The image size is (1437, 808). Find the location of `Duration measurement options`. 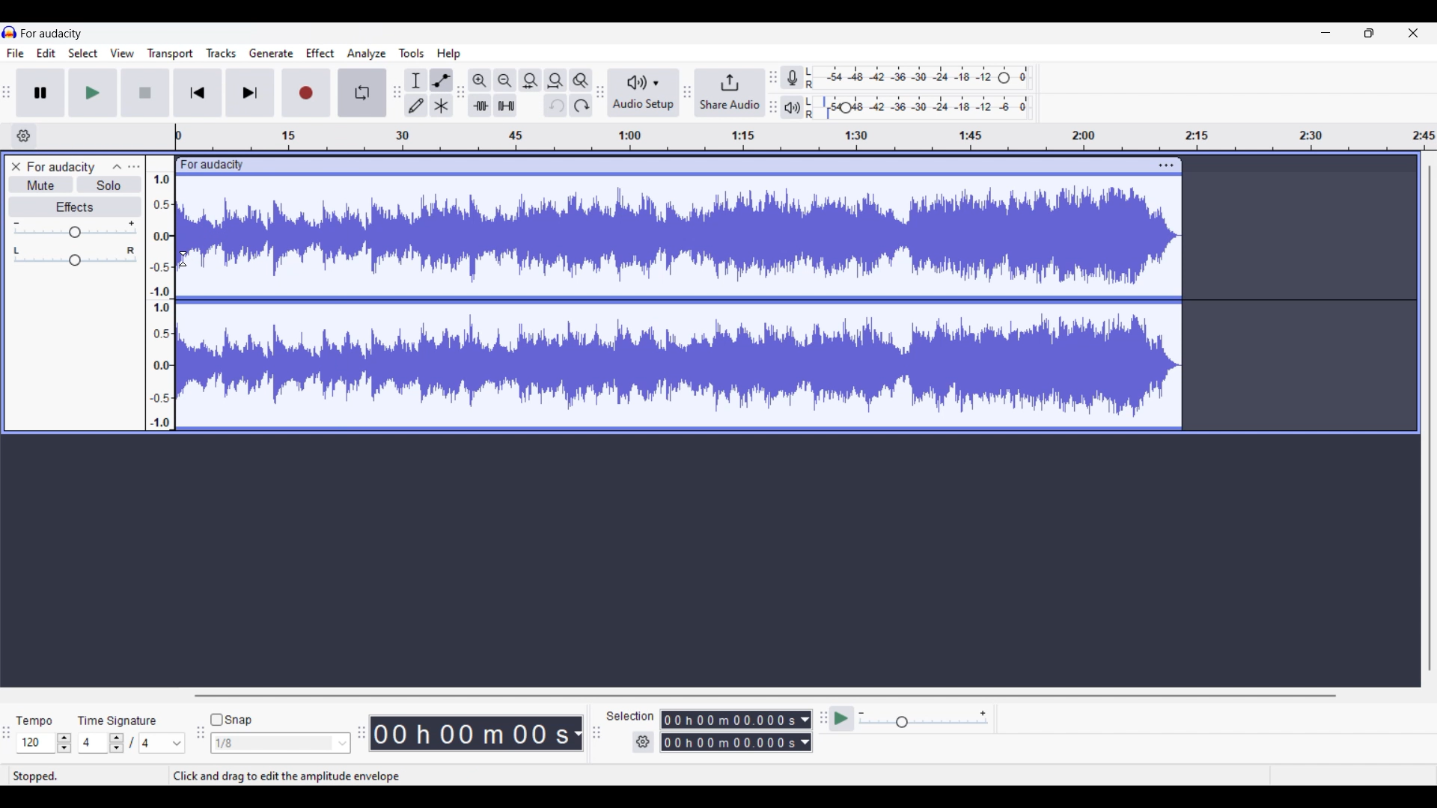

Duration measurement options is located at coordinates (577, 734).